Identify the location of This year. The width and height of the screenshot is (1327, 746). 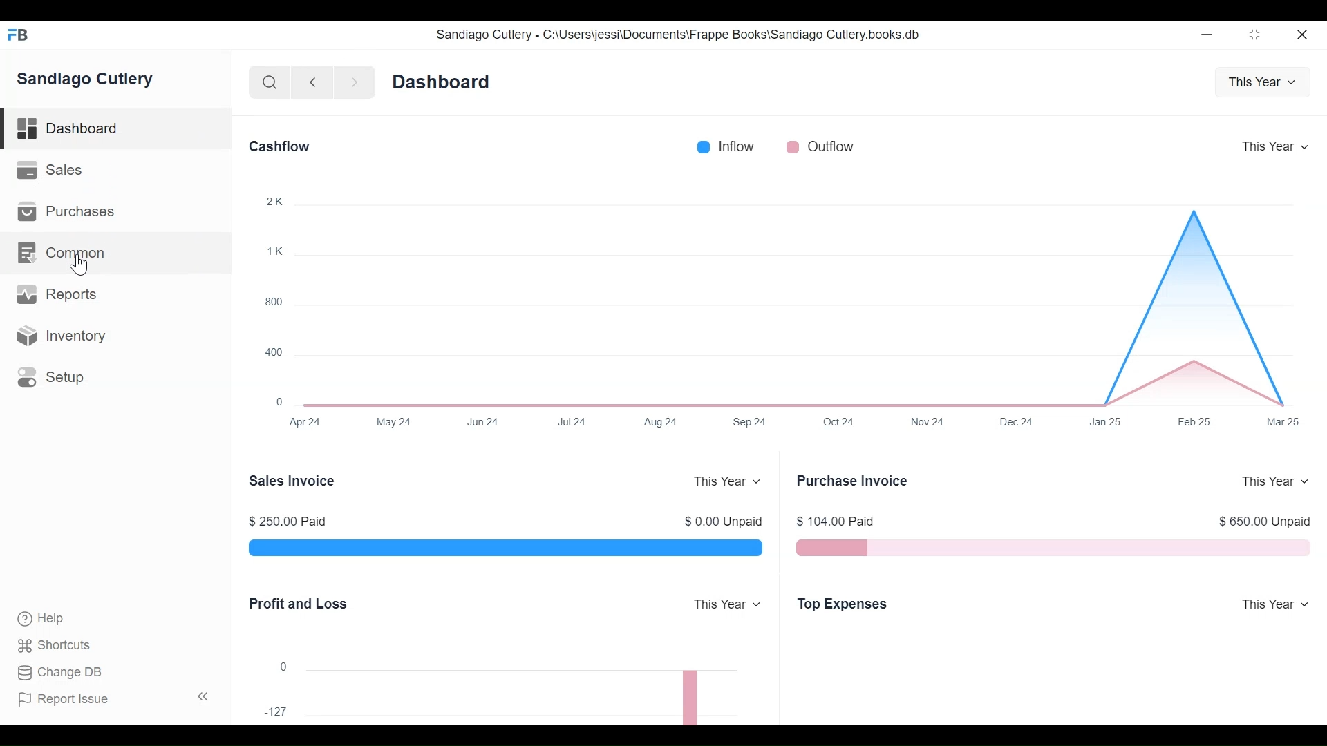
(725, 481).